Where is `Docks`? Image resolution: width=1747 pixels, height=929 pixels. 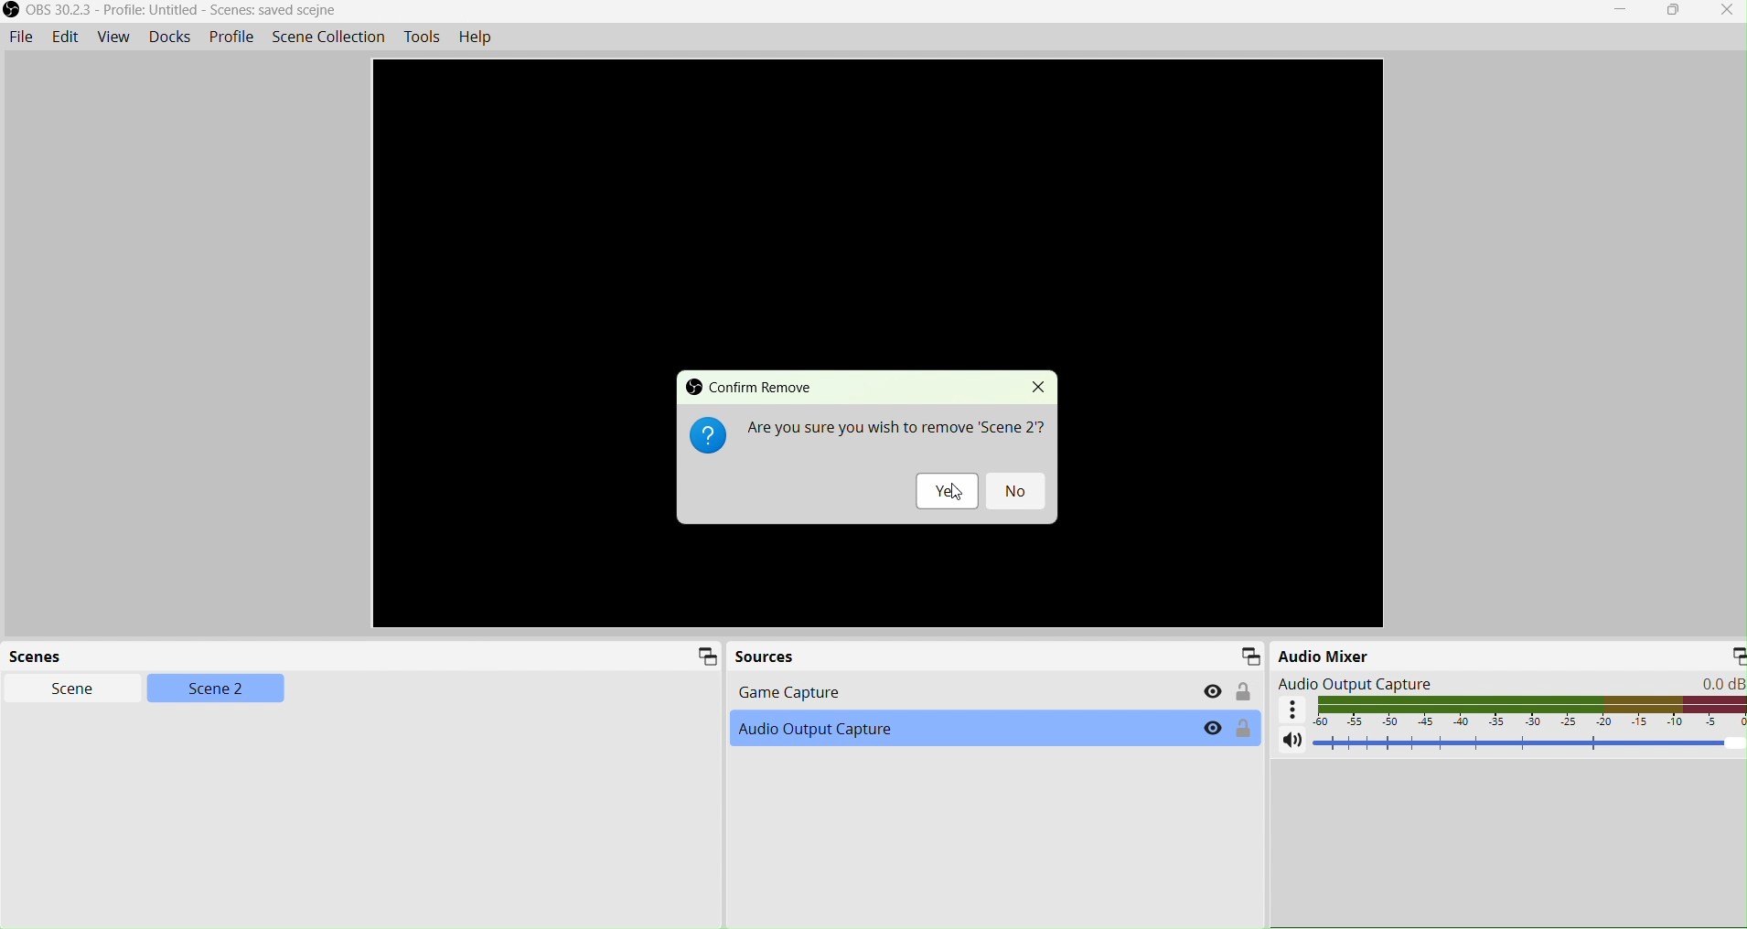 Docks is located at coordinates (170, 36).